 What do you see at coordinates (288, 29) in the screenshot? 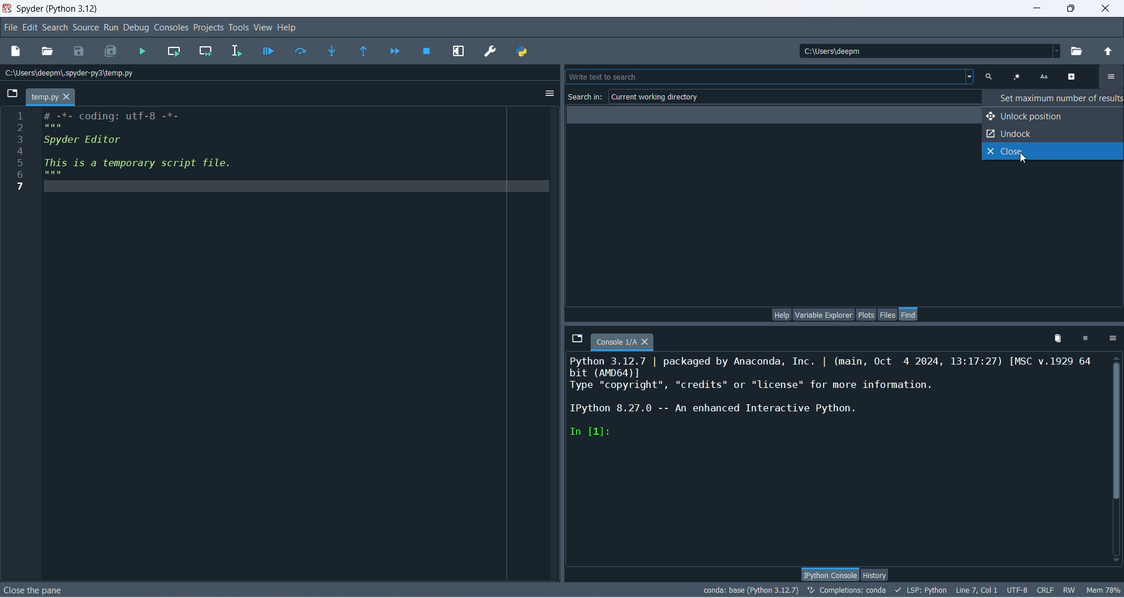
I see `help` at bounding box center [288, 29].